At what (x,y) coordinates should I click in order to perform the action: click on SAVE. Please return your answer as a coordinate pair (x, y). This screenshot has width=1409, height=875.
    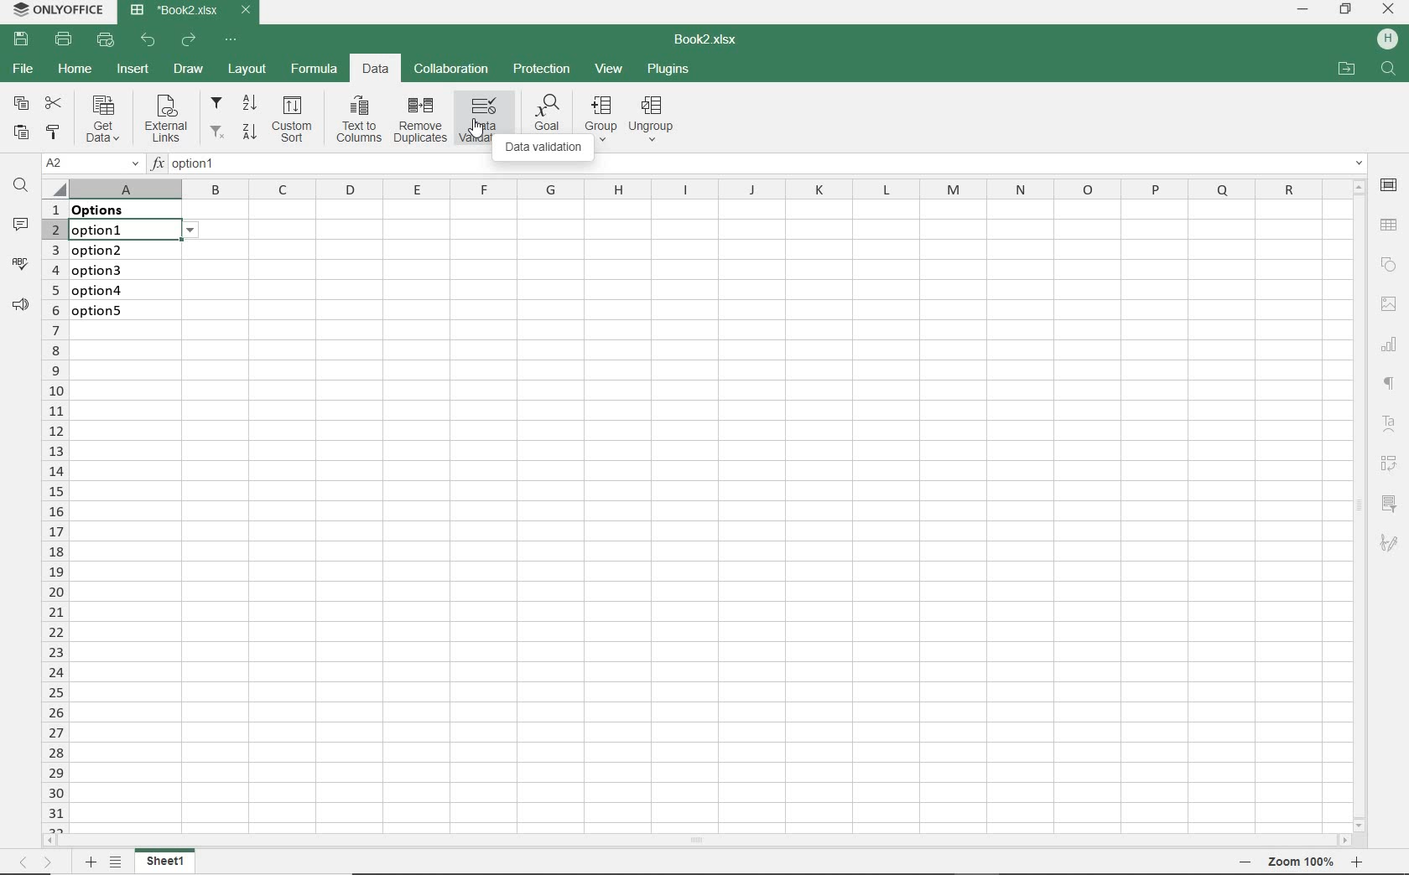
    Looking at the image, I should click on (21, 40).